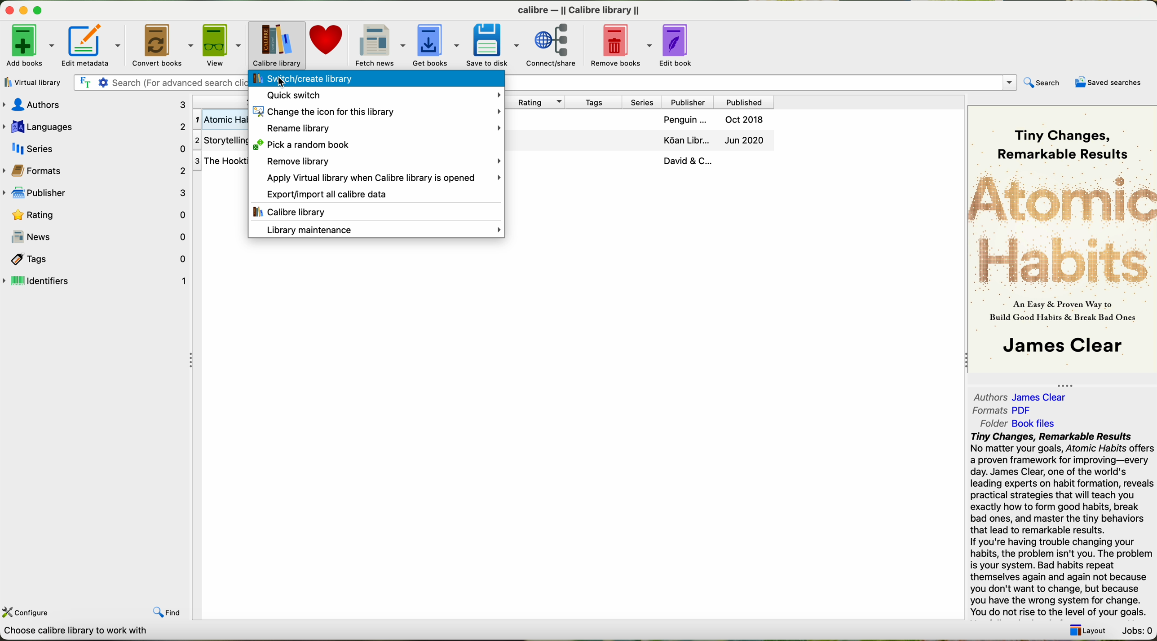  I want to click on publisher, so click(97, 193).